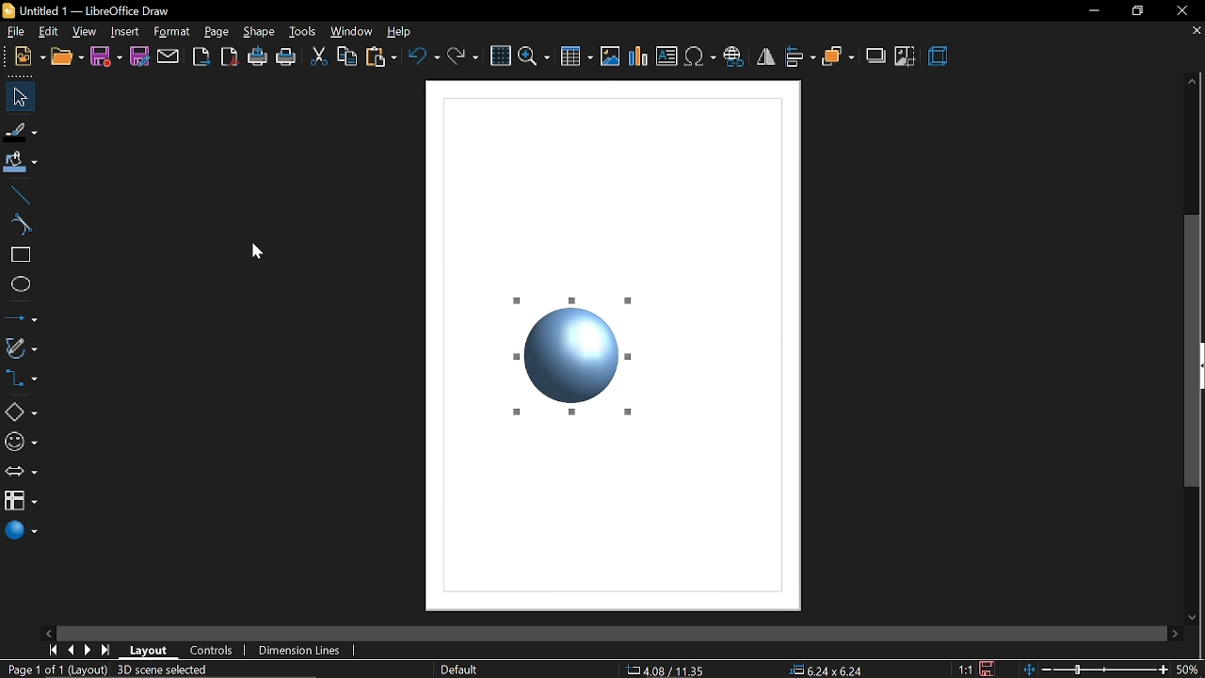  What do you see at coordinates (667, 56) in the screenshot?
I see `insert text` at bounding box center [667, 56].